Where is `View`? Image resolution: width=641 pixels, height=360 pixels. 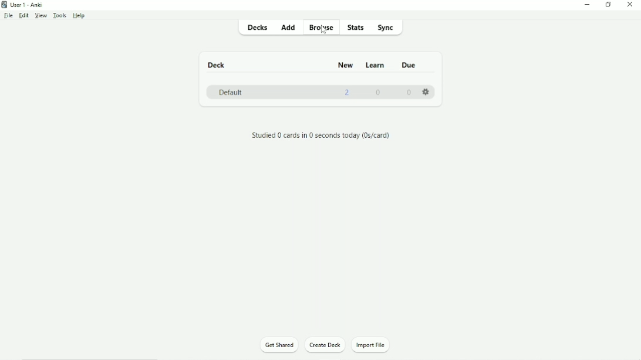 View is located at coordinates (41, 16).